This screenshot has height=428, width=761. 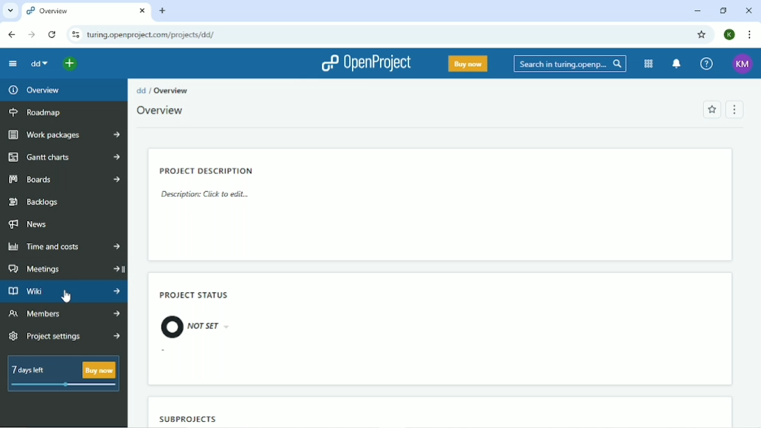 What do you see at coordinates (62, 375) in the screenshot?
I see `7 days left` at bounding box center [62, 375].